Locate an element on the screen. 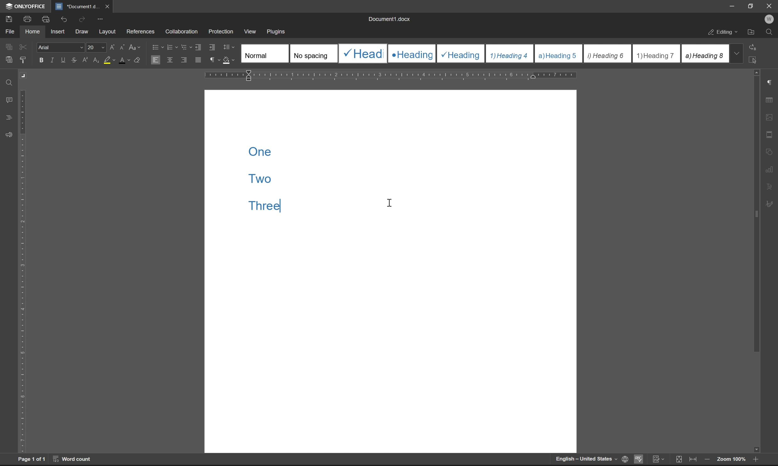  track changes is located at coordinates (658, 459).